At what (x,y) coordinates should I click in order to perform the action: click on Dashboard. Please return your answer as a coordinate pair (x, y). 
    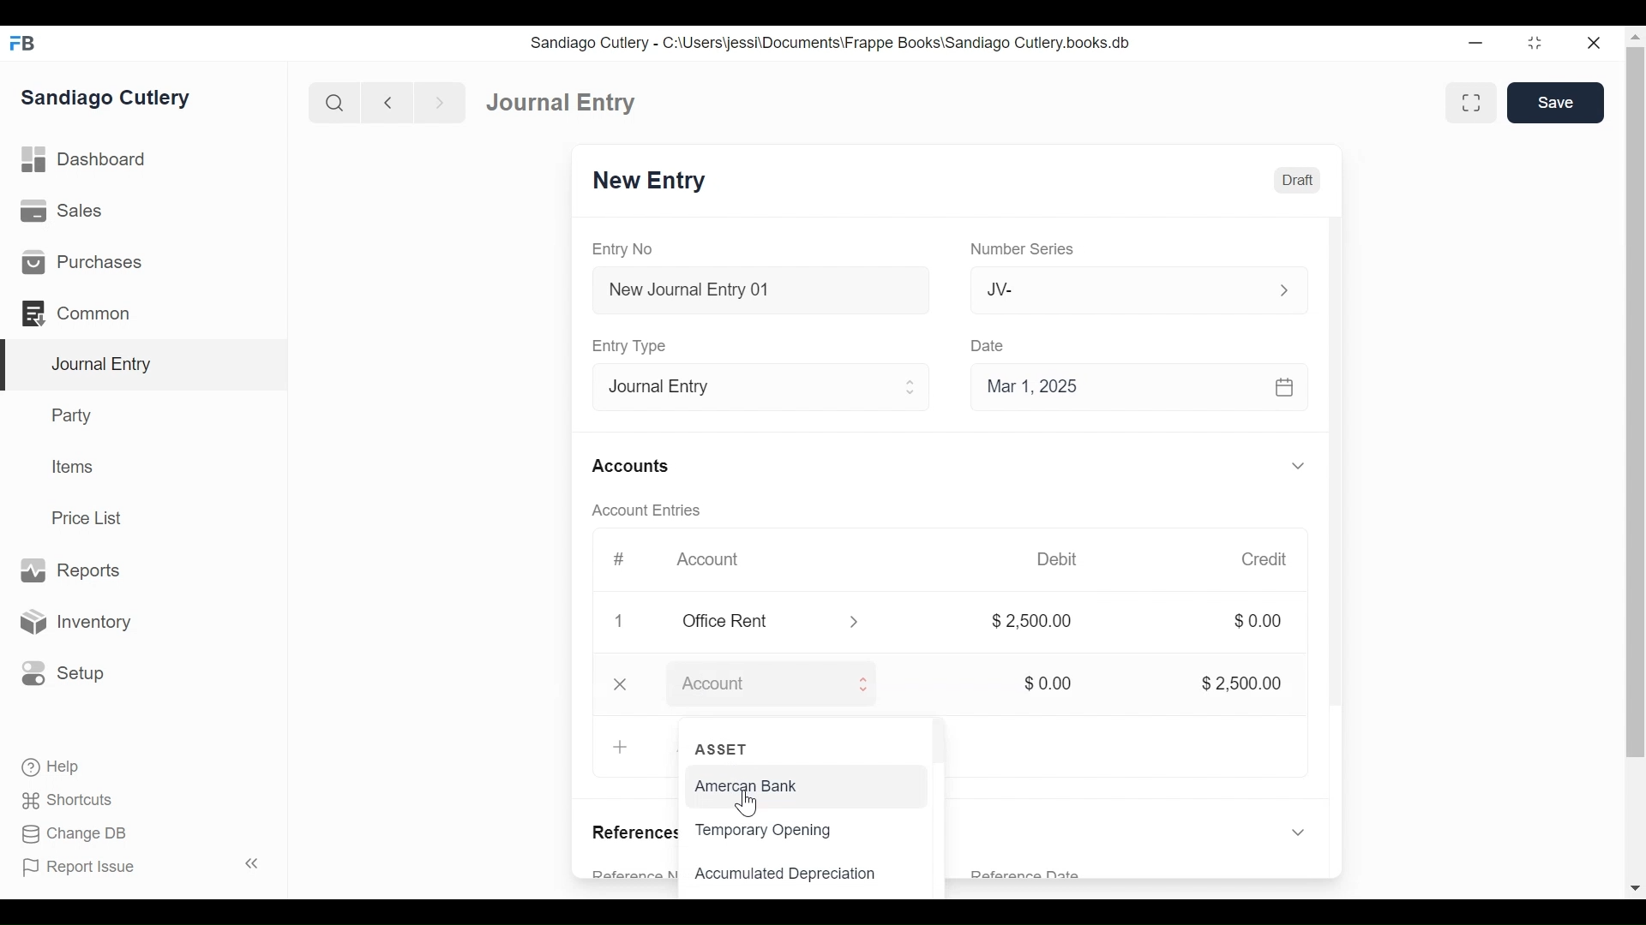
    Looking at the image, I should click on (555, 100).